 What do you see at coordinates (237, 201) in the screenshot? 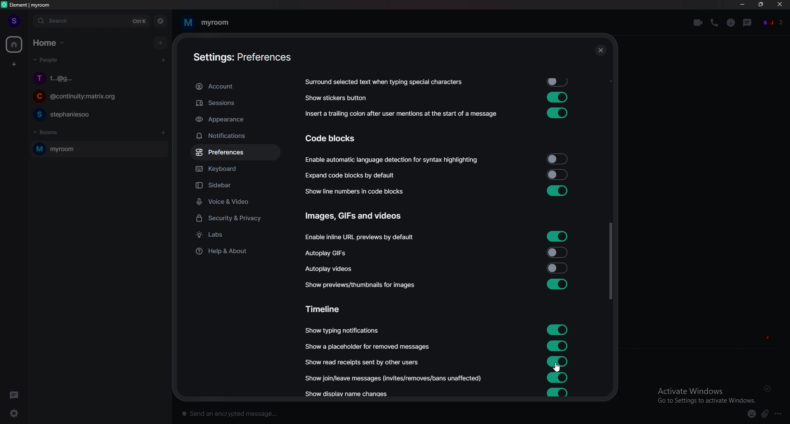
I see `voice and video` at bounding box center [237, 201].